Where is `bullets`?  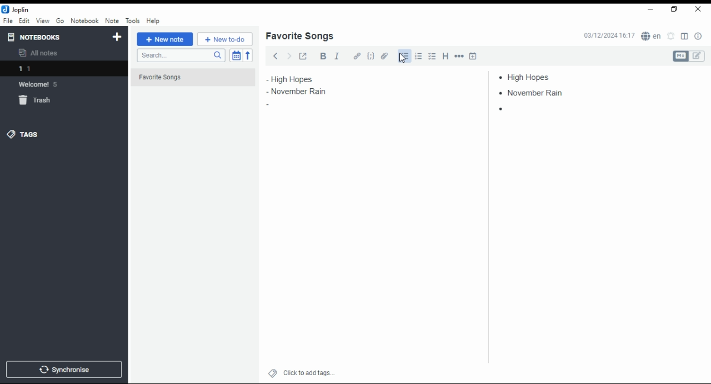 bullets is located at coordinates (403, 56).